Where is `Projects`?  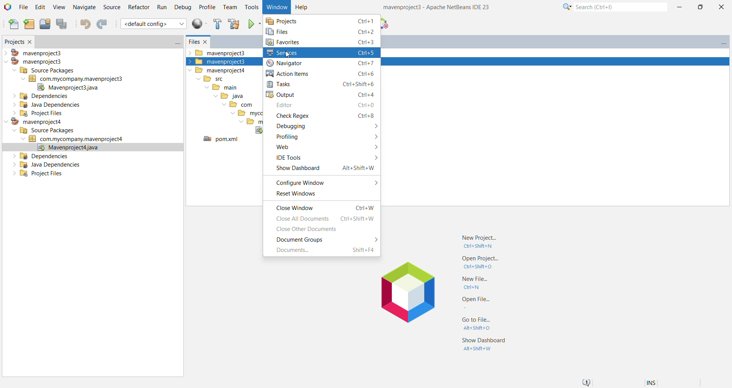 Projects is located at coordinates (321, 21).